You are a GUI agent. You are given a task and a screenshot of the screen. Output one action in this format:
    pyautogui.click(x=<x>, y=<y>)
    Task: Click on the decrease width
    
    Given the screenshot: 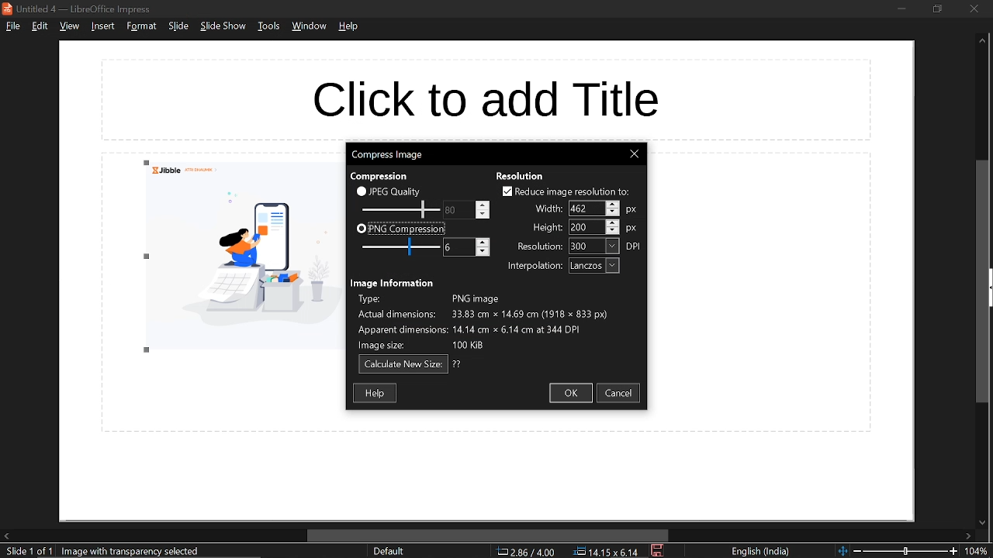 What is the action you would take?
    pyautogui.click(x=613, y=212)
    